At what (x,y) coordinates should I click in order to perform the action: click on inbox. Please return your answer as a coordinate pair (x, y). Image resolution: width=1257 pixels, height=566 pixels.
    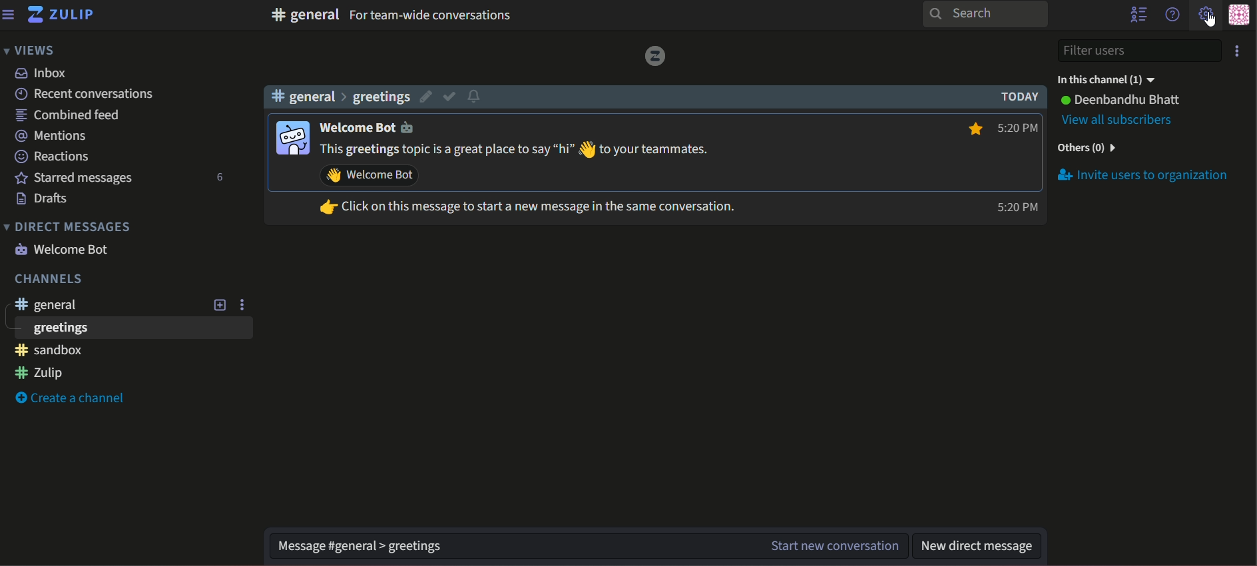
    Looking at the image, I should click on (42, 74).